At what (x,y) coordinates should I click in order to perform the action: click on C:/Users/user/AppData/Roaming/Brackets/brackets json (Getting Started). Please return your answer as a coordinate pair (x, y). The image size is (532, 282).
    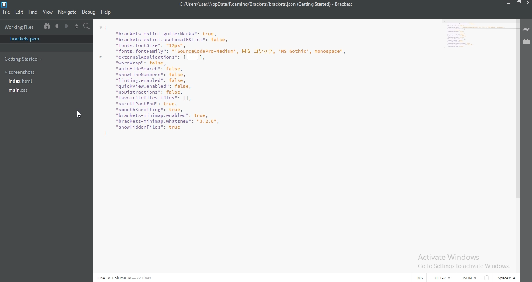
    Looking at the image, I should click on (251, 4).